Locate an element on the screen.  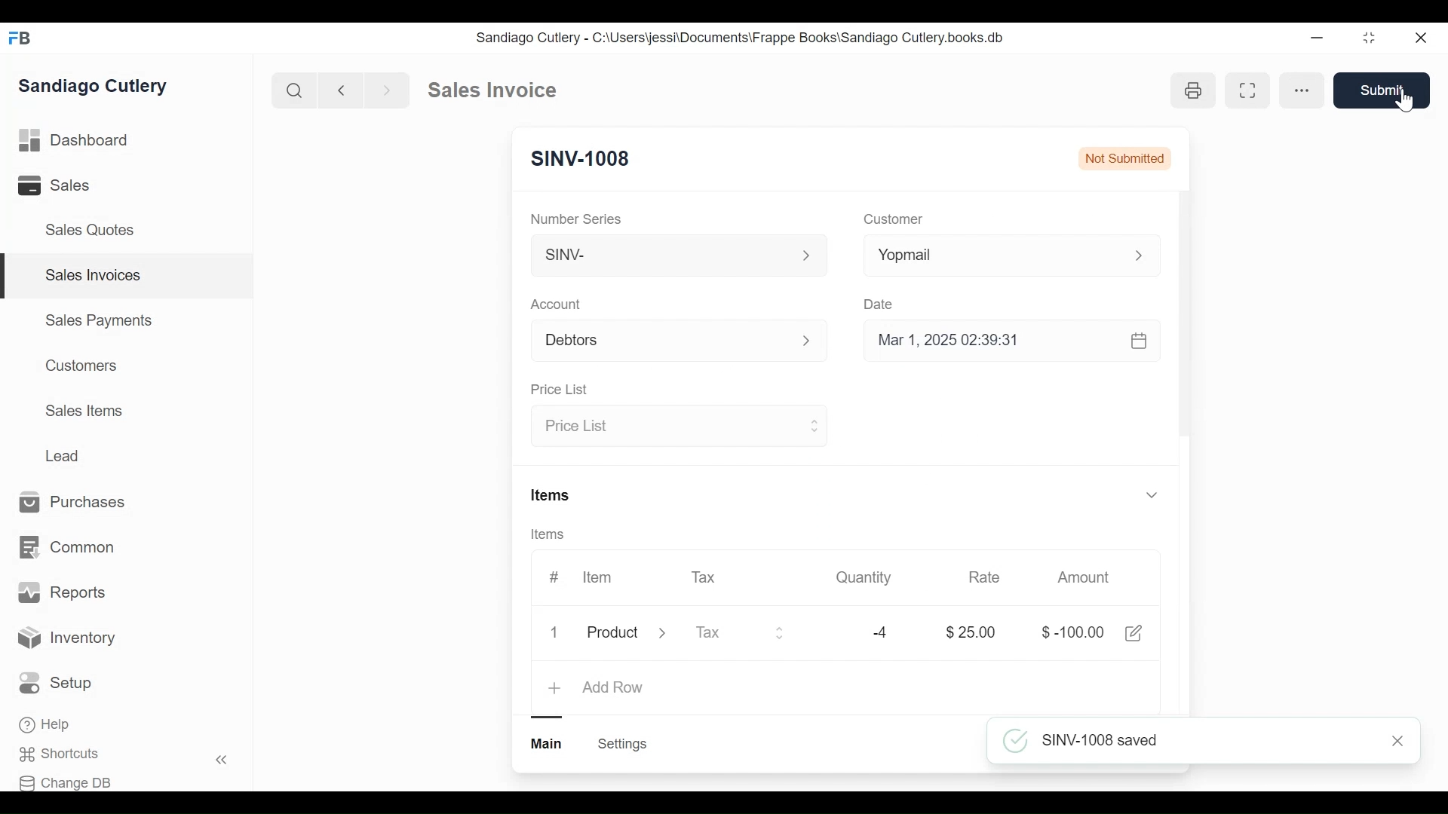
Setup is located at coordinates (56, 683).